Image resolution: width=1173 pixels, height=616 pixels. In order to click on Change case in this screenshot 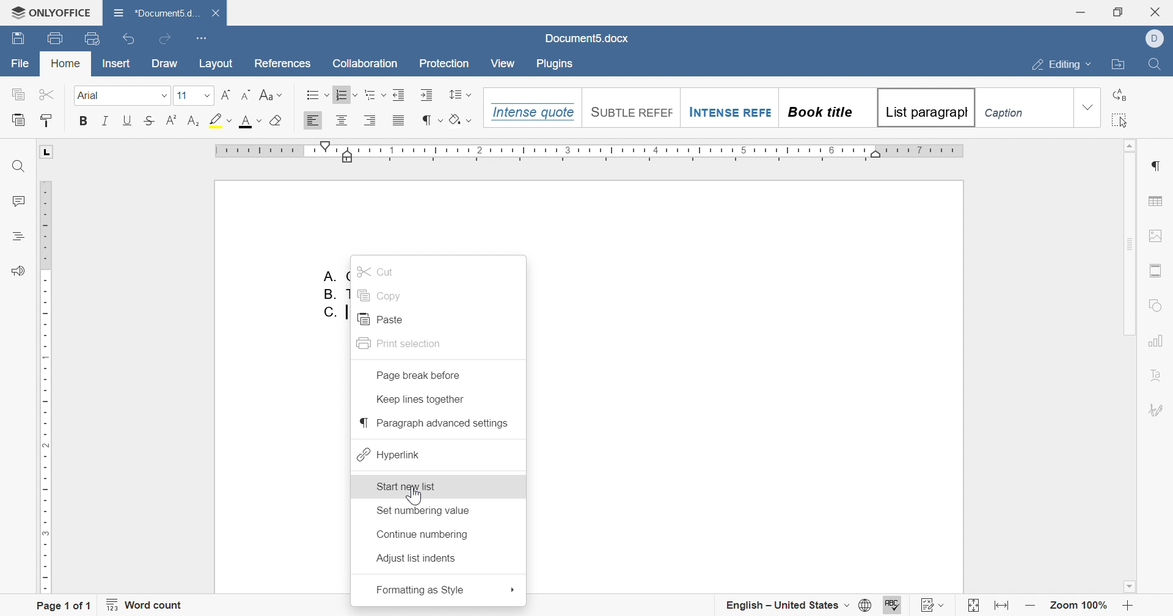, I will do `click(271, 95)`.